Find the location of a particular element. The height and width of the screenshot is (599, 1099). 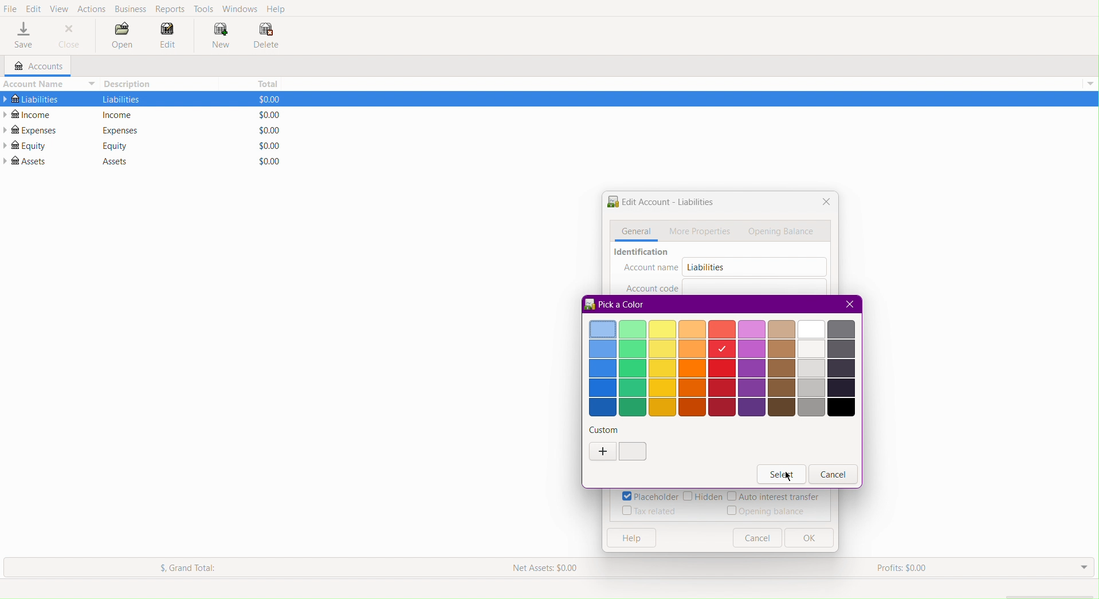

Close is located at coordinates (70, 36).